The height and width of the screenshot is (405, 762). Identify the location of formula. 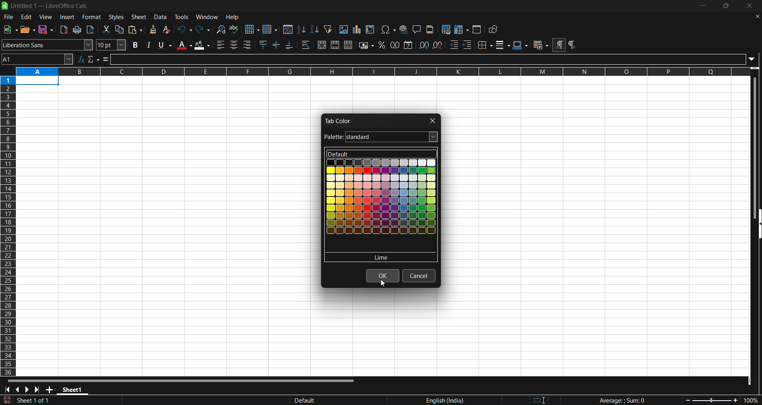
(106, 60).